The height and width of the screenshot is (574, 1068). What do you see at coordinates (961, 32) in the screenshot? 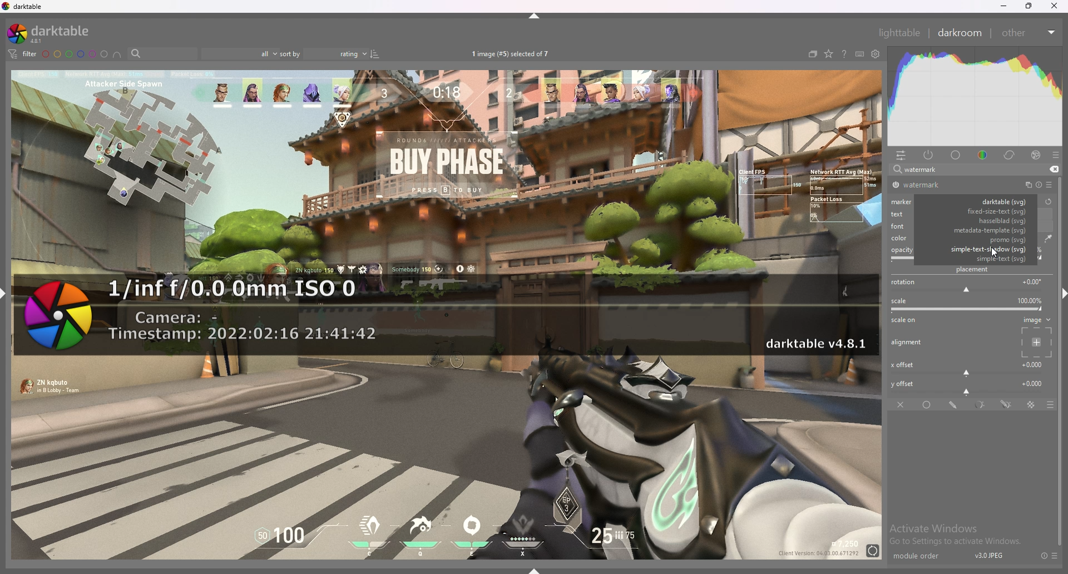
I see `darkroom` at bounding box center [961, 32].